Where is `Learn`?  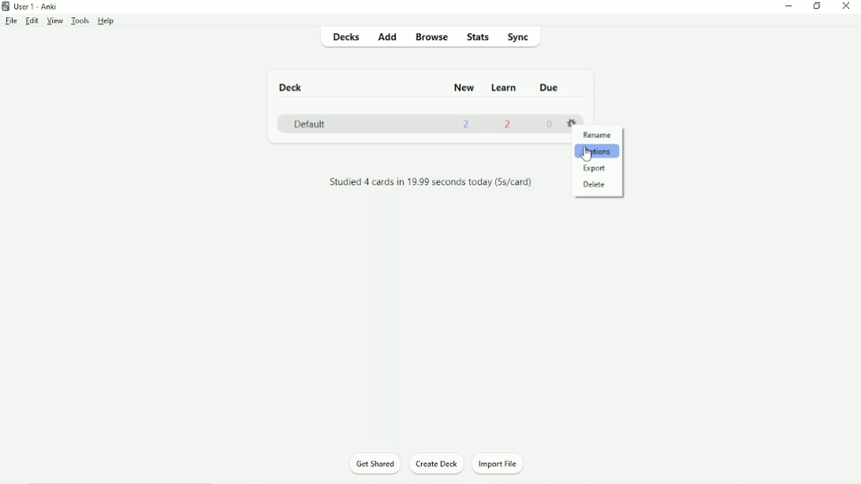 Learn is located at coordinates (505, 87).